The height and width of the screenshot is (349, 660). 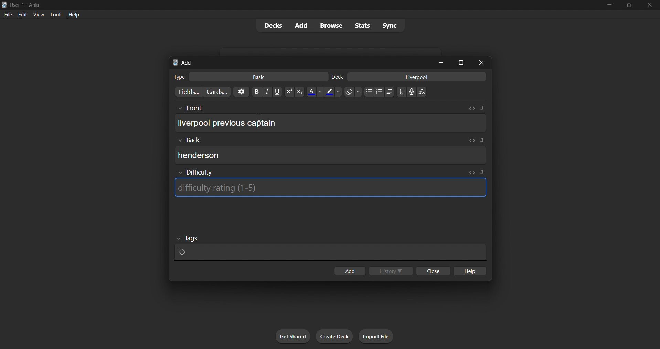 I want to click on card type input box, so click(x=247, y=76).